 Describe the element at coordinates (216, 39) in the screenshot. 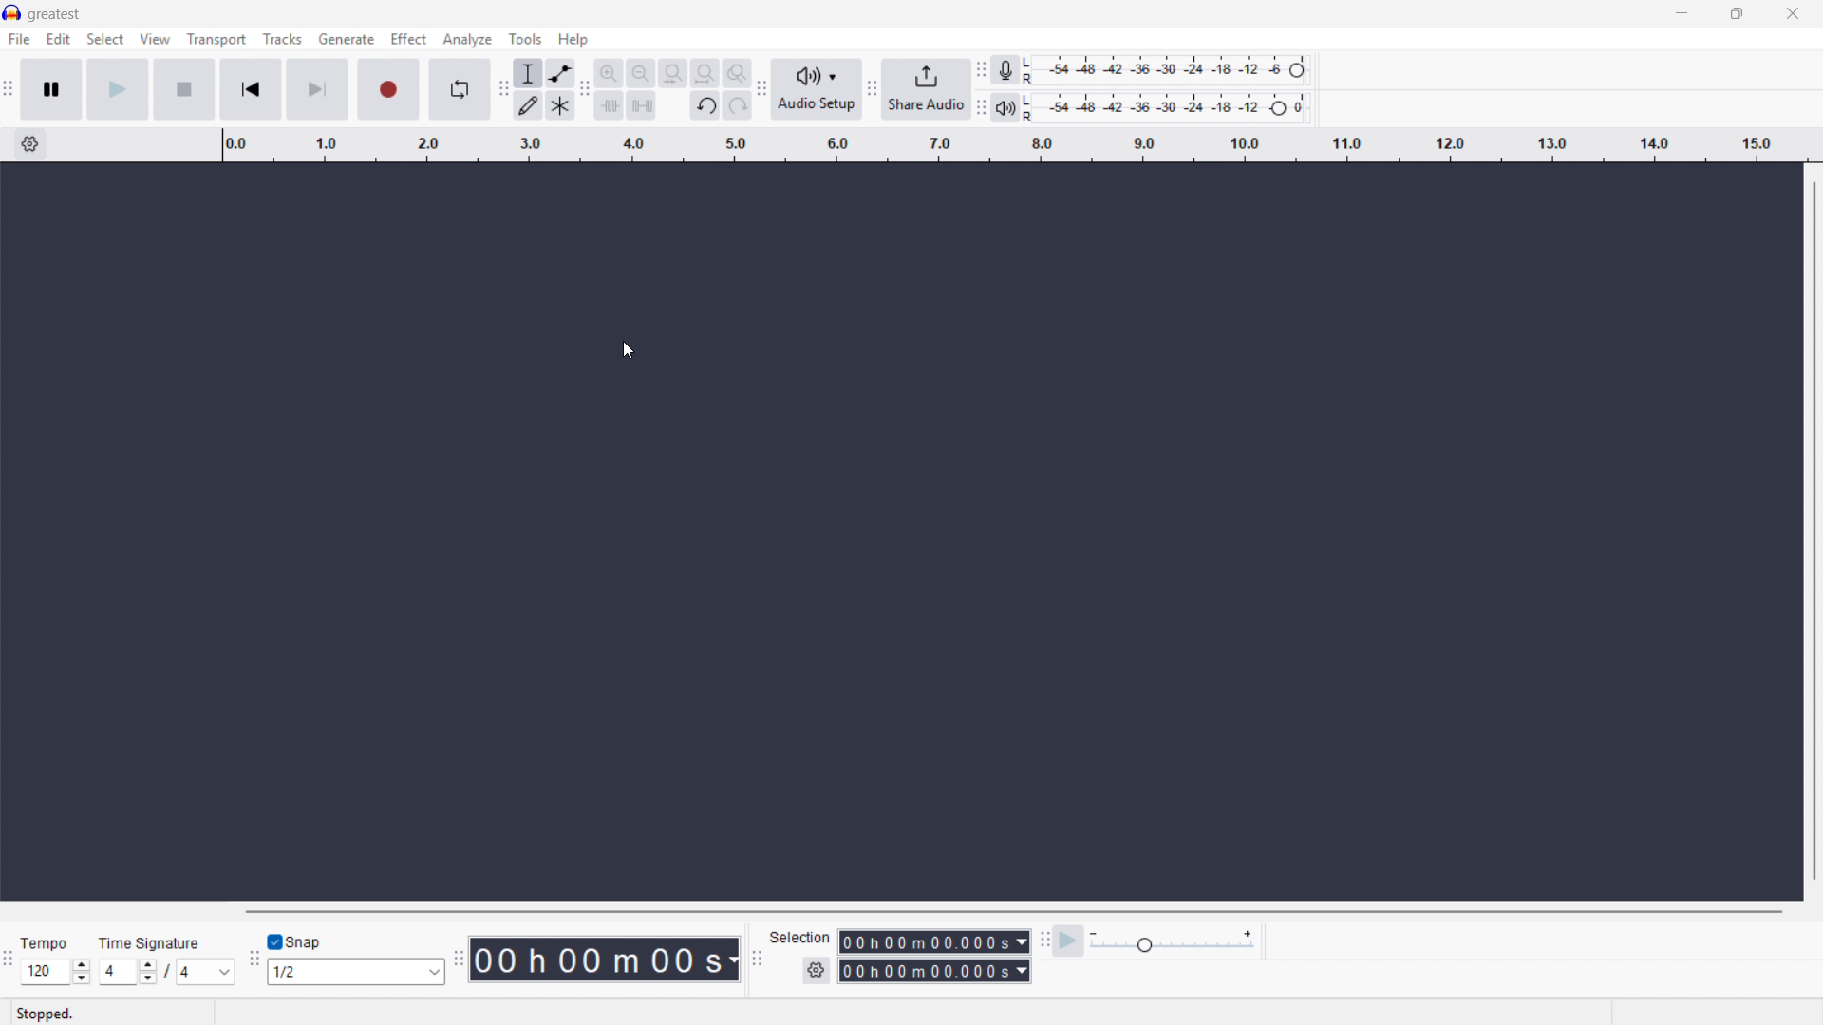

I see `Transport ` at that location.